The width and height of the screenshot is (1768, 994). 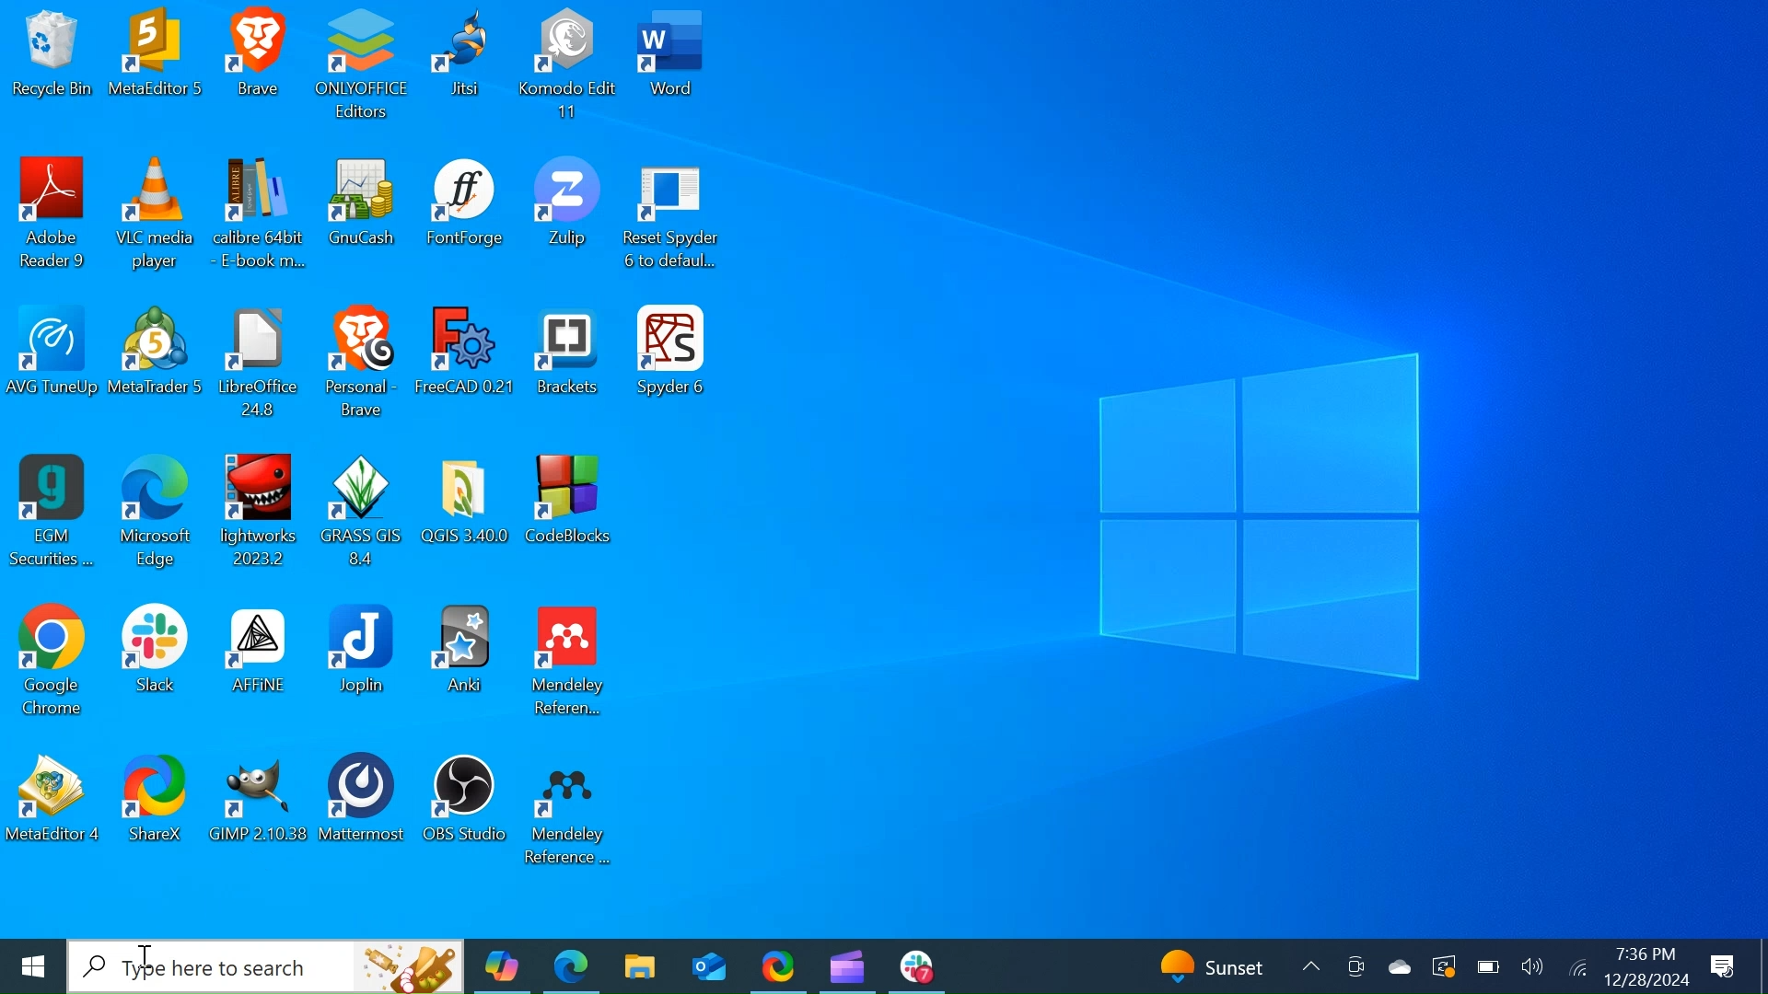 What do you see at coordinates (463, 811) in the screenshot?
I see `OBS Studios` at bounding box center [463, 811].